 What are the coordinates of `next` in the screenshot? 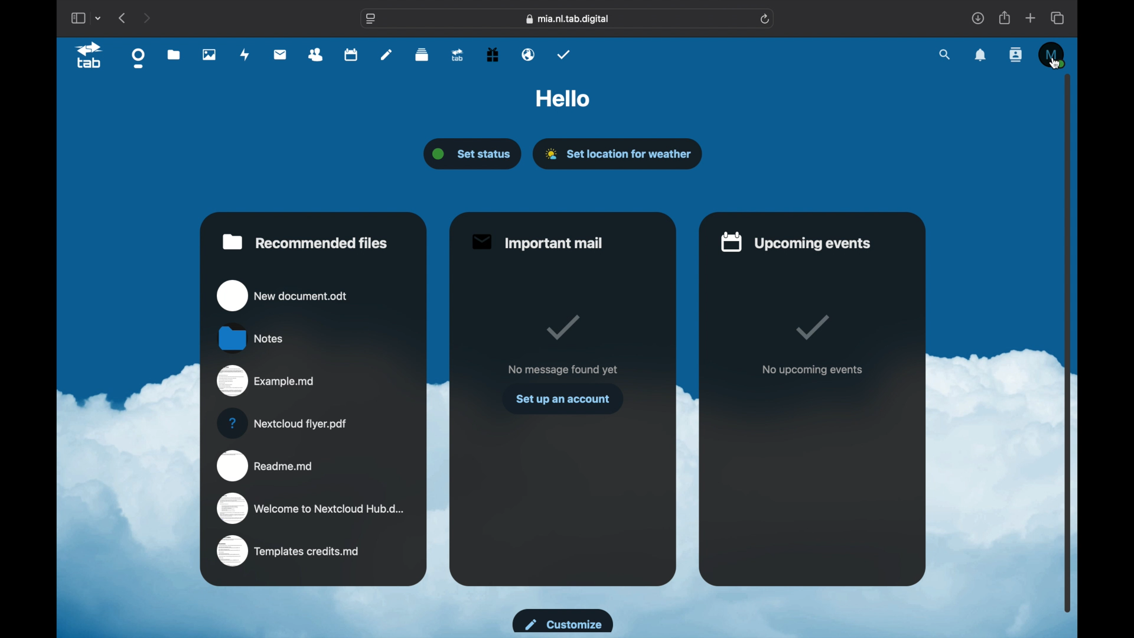 It's located at (146, 18).